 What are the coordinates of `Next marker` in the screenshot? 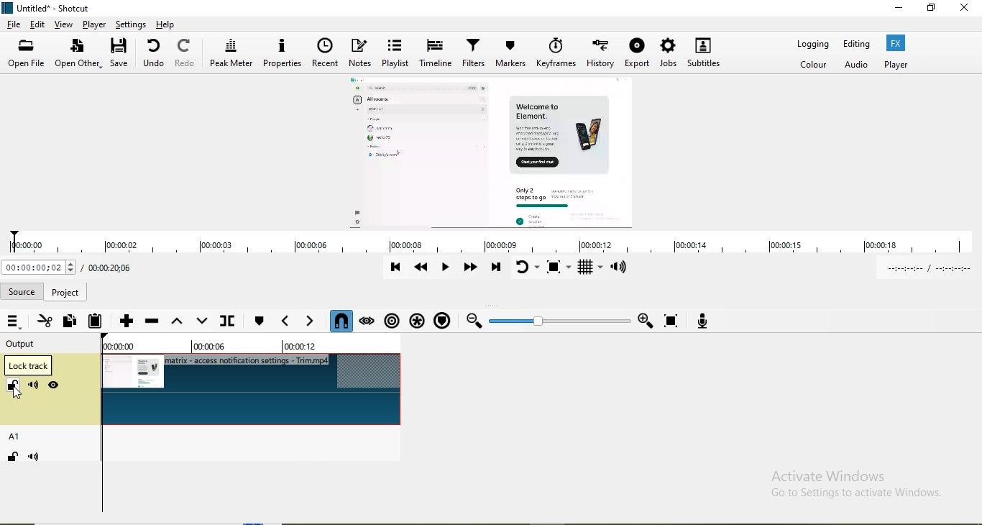 It's located at (310, 321).